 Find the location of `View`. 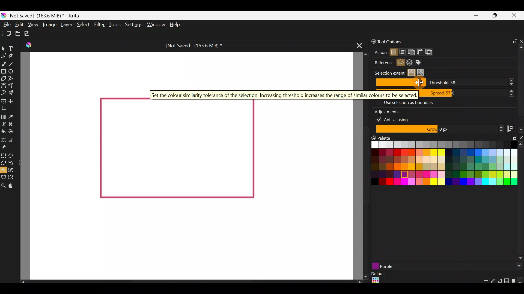

View is located at coordinates (33, 24).